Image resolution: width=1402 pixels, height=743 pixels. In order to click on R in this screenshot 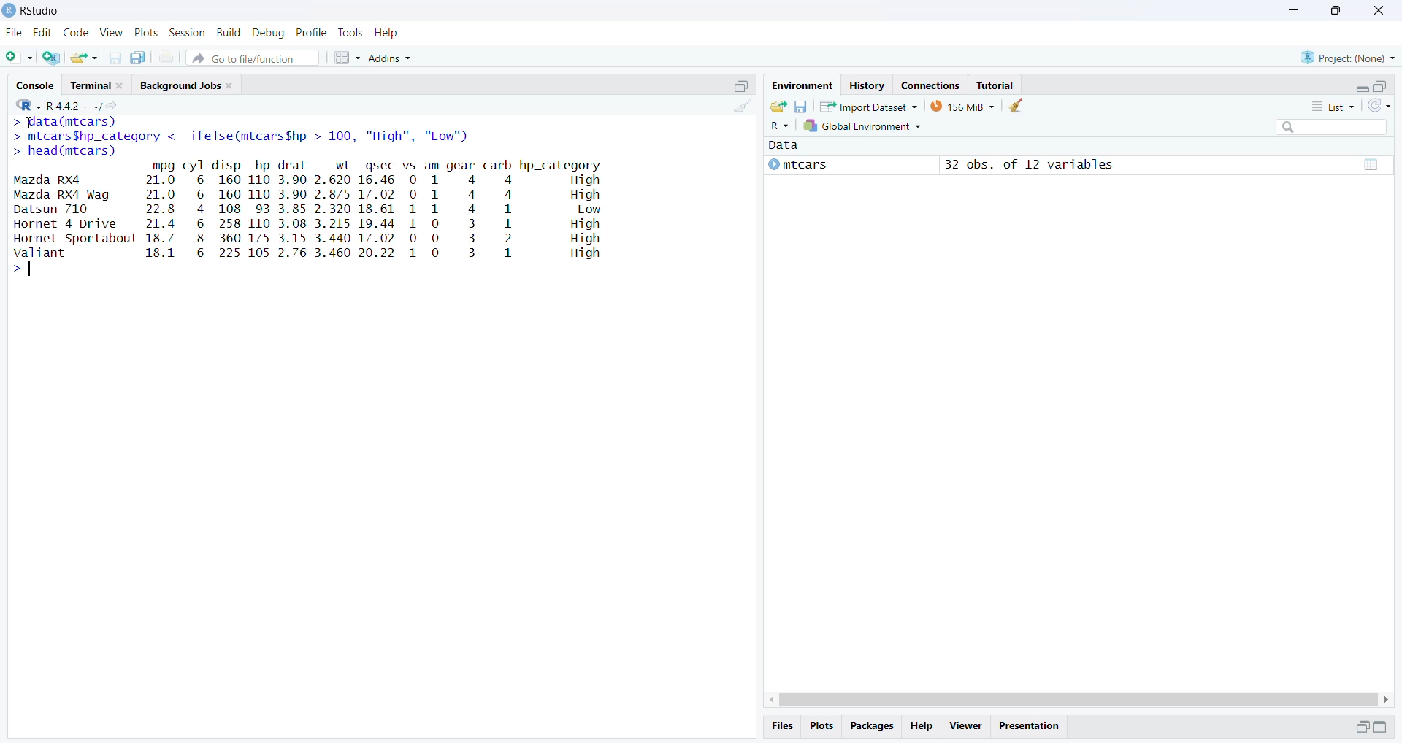, I will do `click(24, 104)`.